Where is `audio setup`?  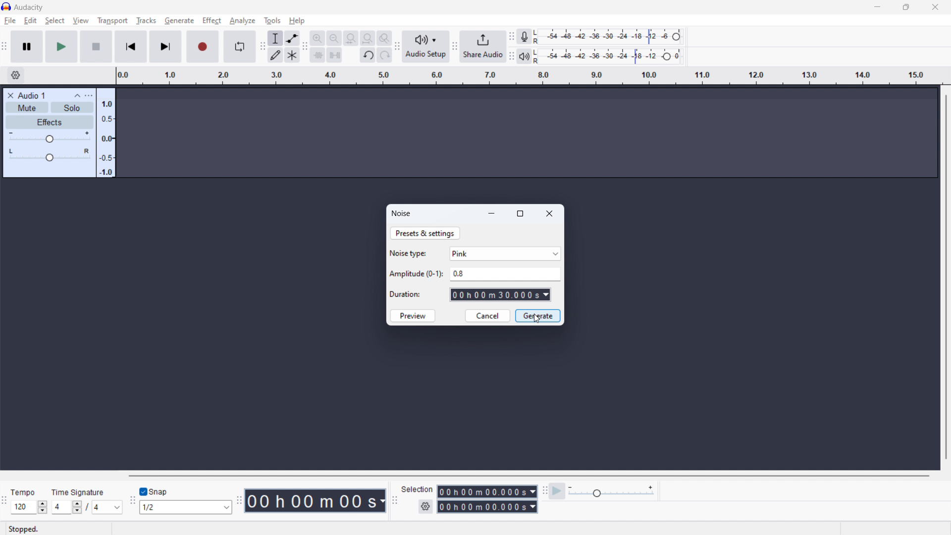 audio setup is located at coordinates (426, 47).